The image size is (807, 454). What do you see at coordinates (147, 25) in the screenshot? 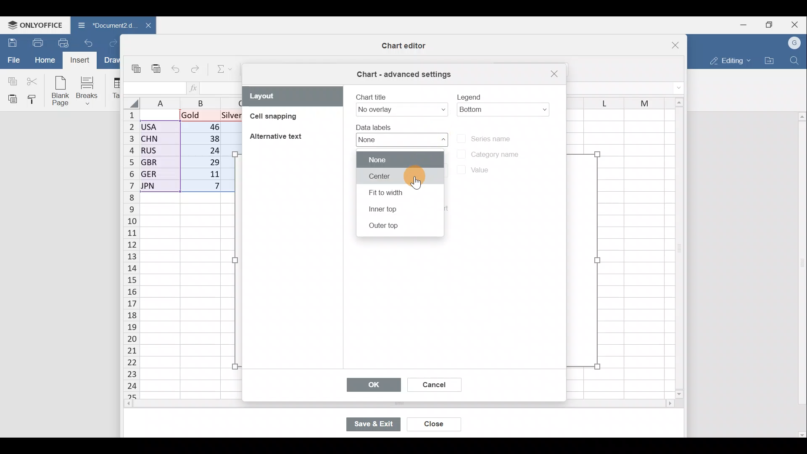
I see `Close document` at bounding box center [147, 25].